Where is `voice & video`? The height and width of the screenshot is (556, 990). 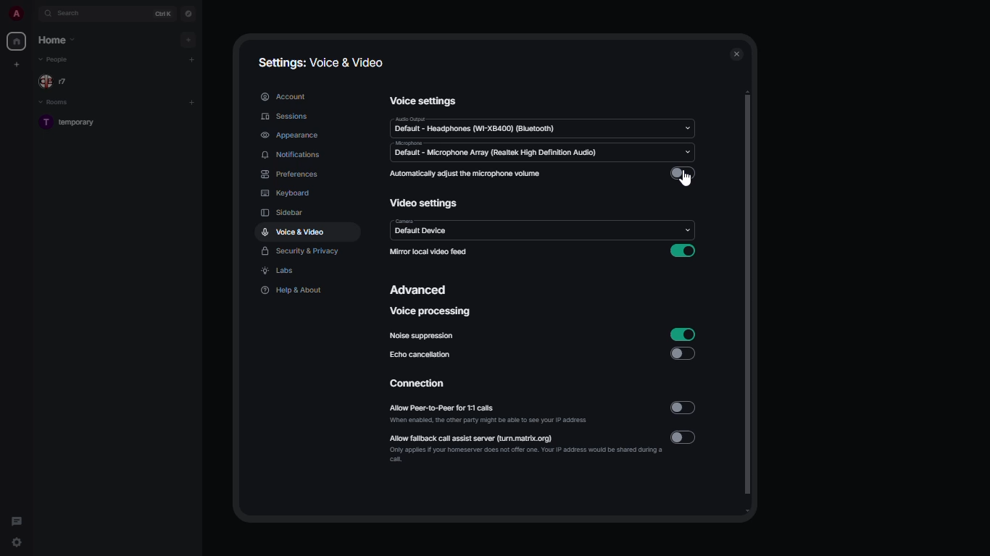 voice & video is located at coordinates (294, 232).